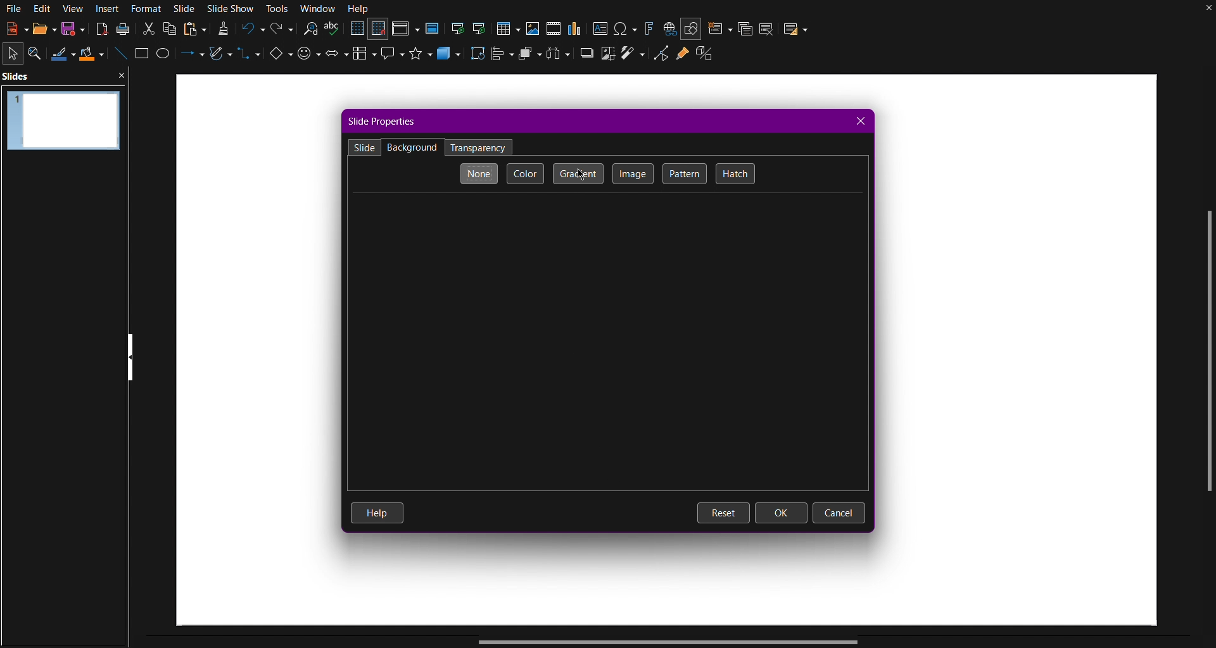 This screenshot has width=1216, height=648. Describe the element at coordinates (479, 57) in the screenshot. I see `Transformation` at that location.